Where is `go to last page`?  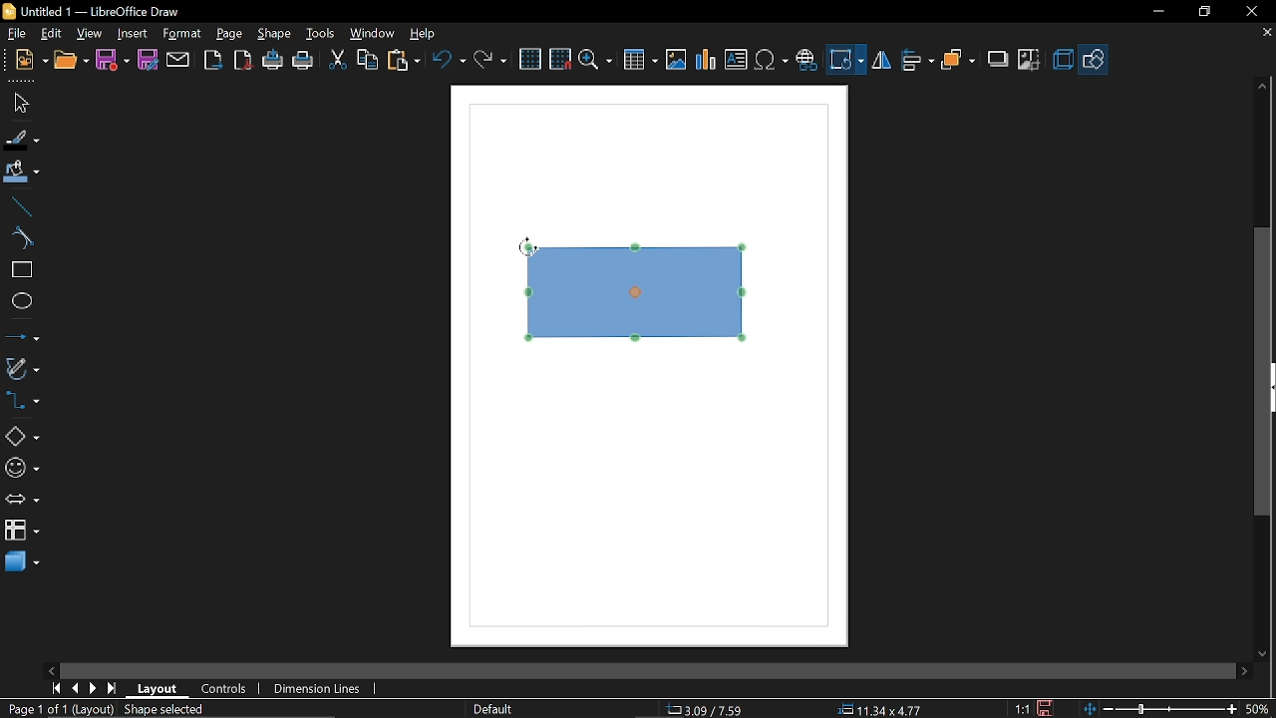
go to last page is located at coordinates (114, 689).